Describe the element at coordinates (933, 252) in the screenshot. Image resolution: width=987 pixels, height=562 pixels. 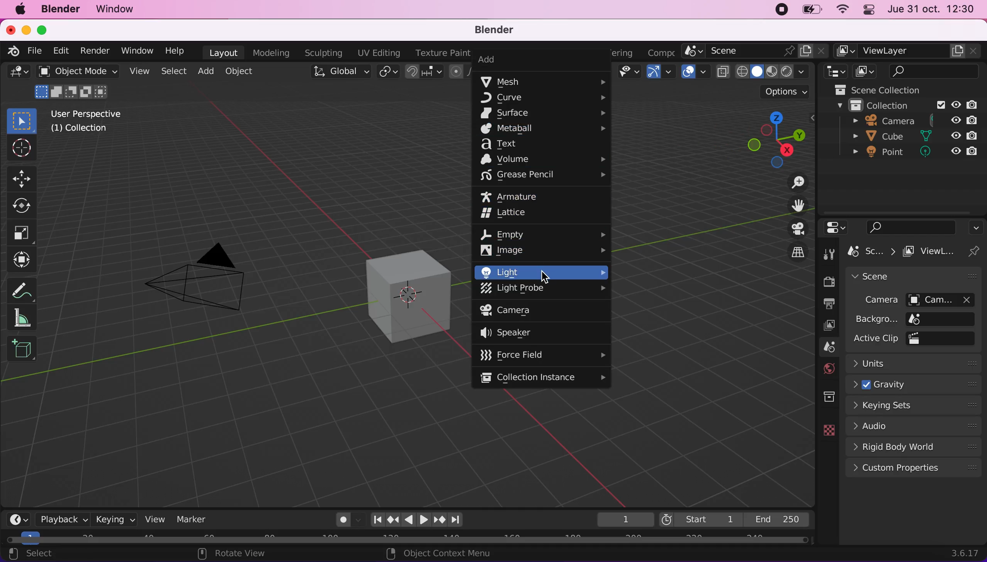
I see `viewlayer` at that location.